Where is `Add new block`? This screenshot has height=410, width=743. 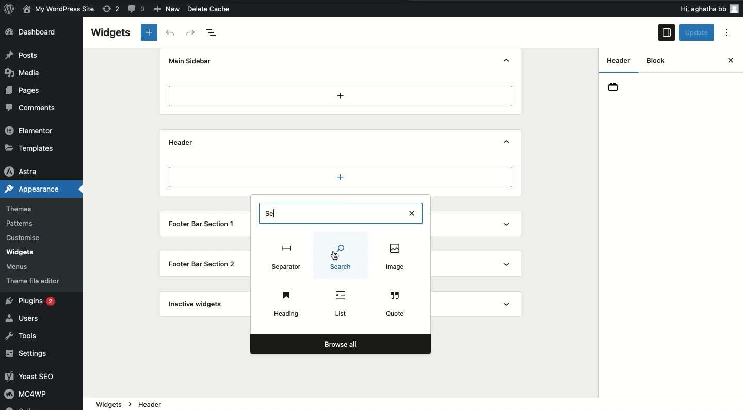 Add new block is located at coordinates (341, 95).